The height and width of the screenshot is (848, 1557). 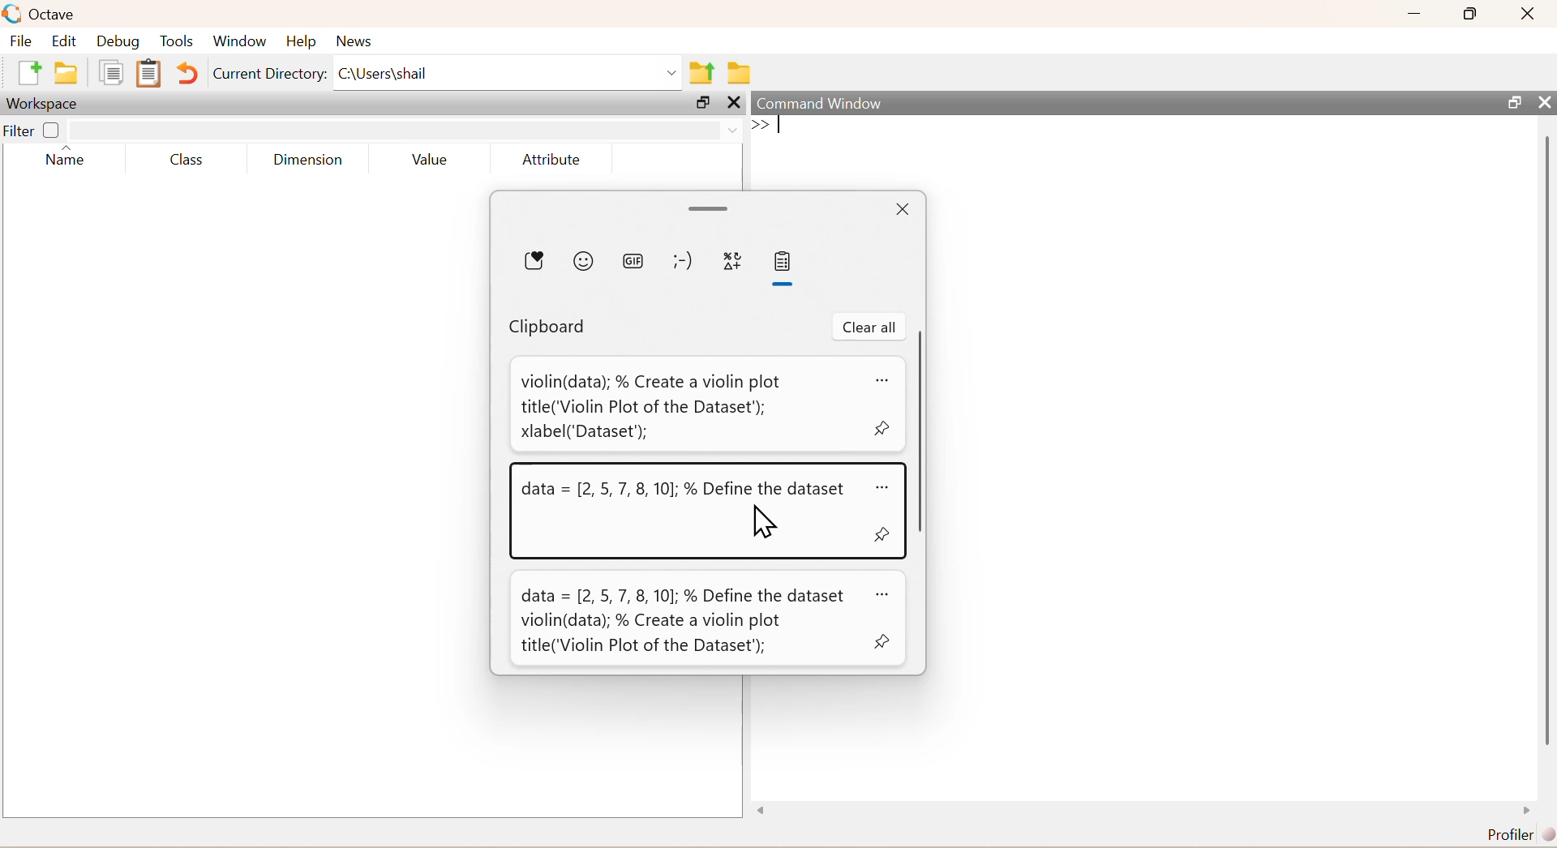 What do you see at coordinates (31, 72) in the screenshot?
I see `add file` at bounding box center [31, 72].